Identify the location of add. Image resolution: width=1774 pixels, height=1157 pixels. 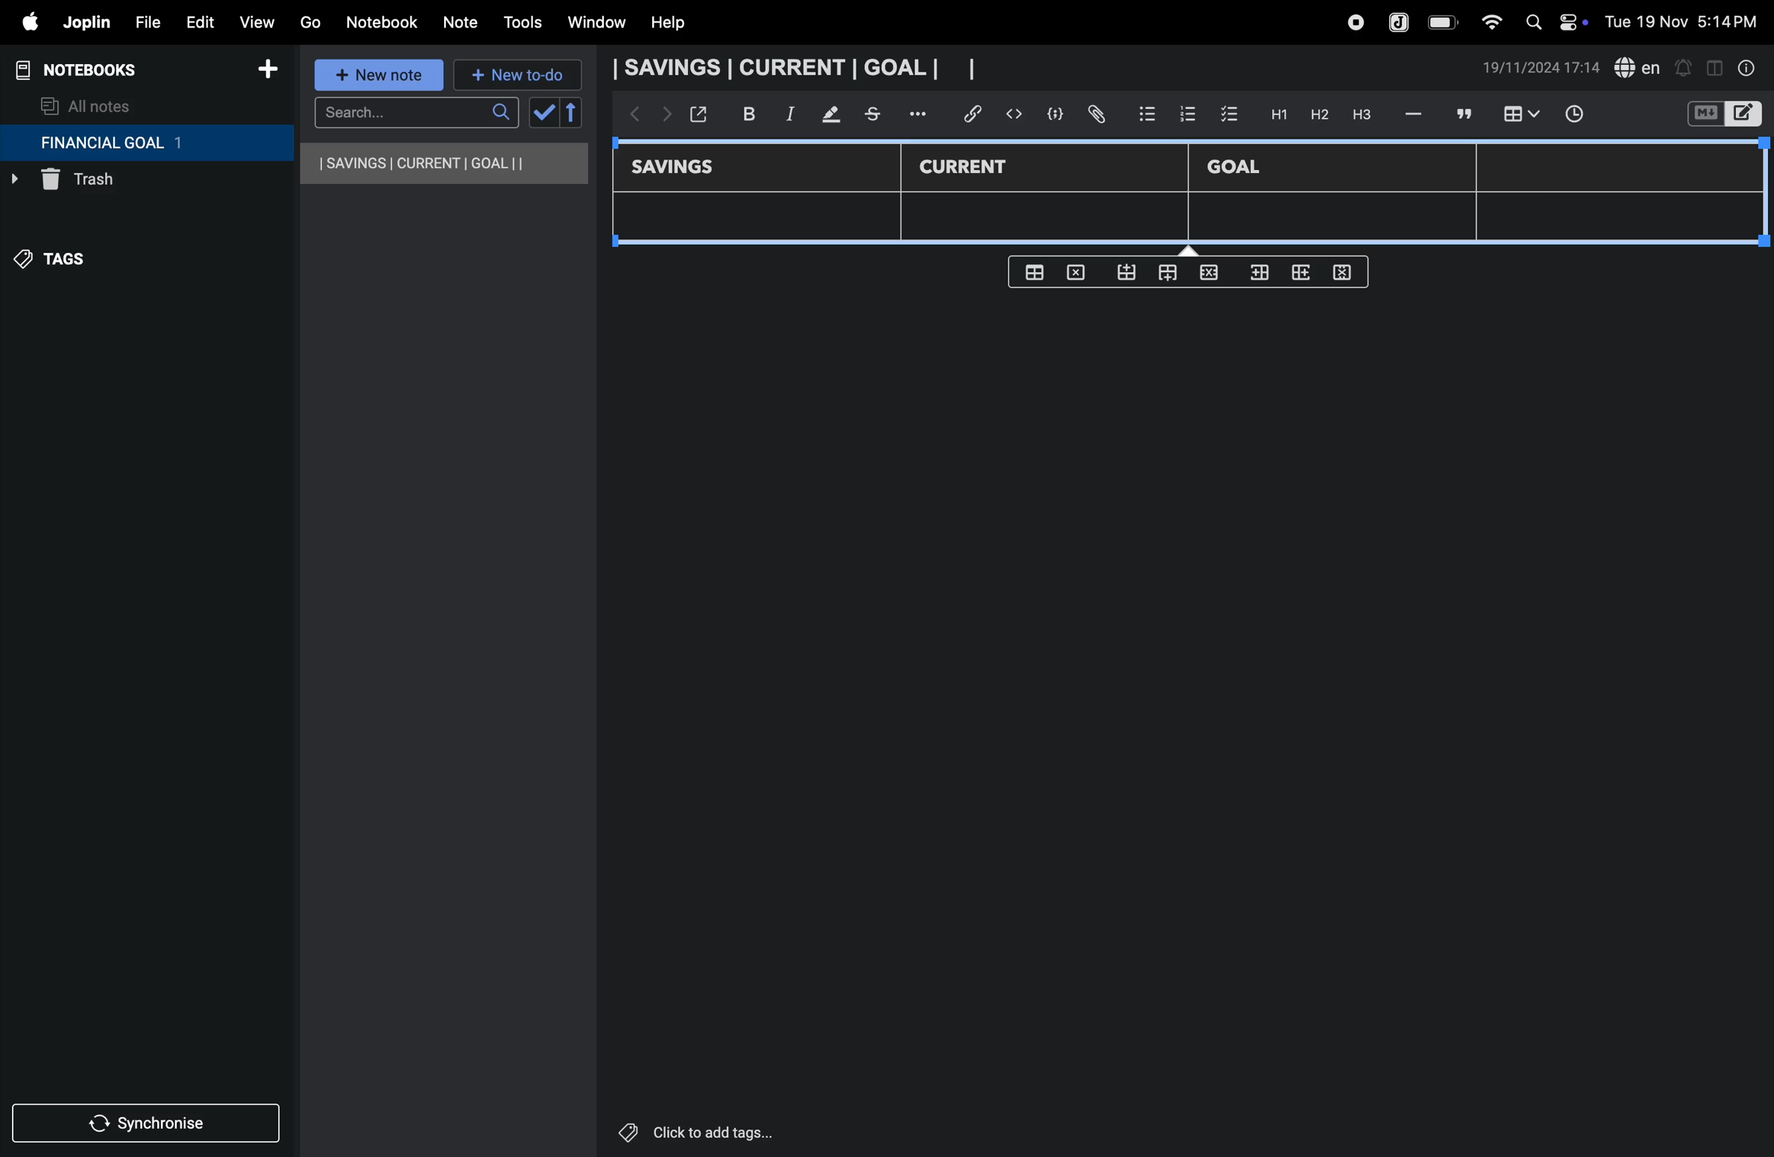
(268, 72).